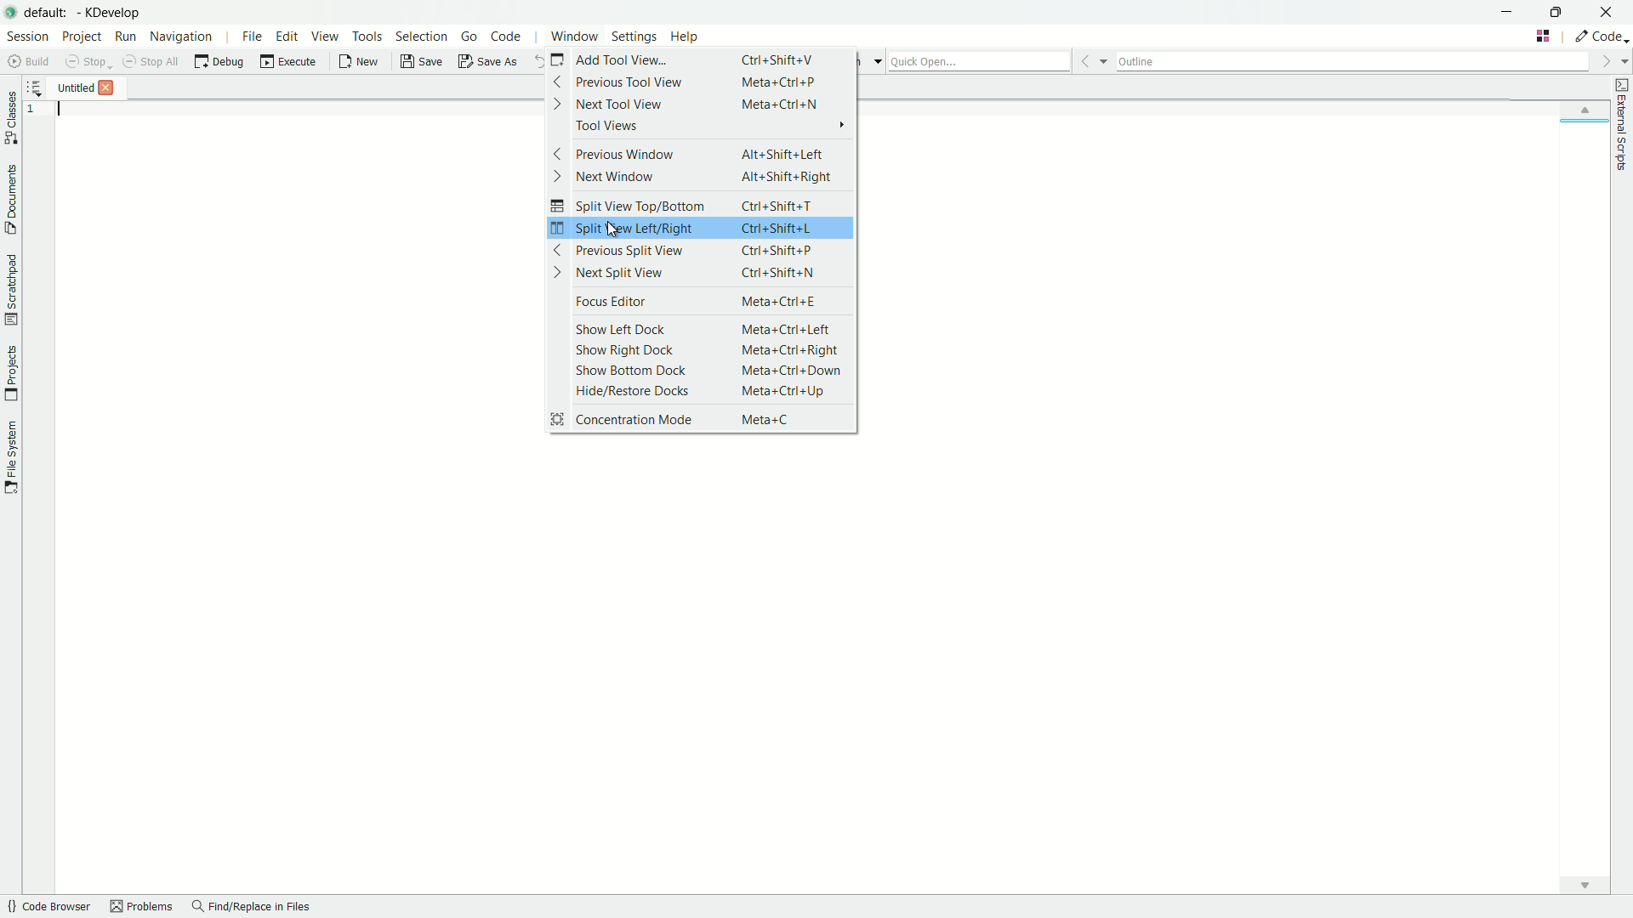 This screenshot has width=1633, height=918. What do you see at coordinates (10, 374) in the screenshot?
I see `toggle projects` at bounding box center [10, 374].